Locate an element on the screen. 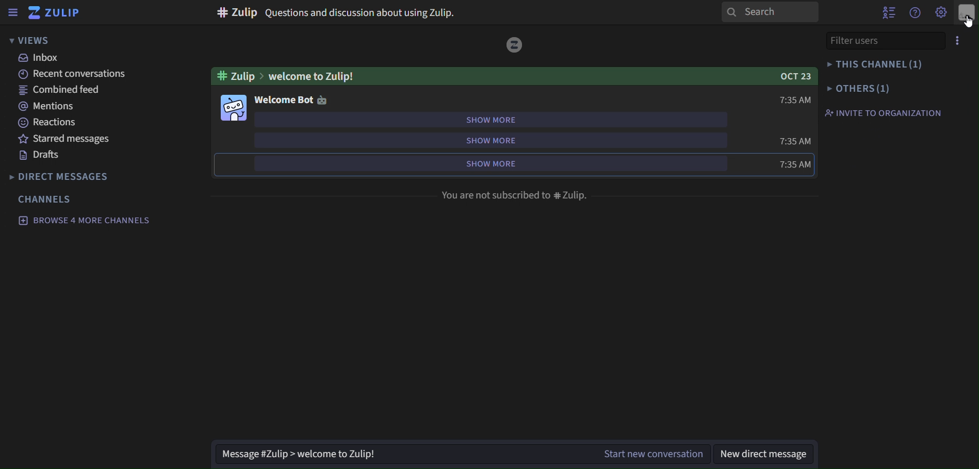 The width and height of the screenshot is (979, 469). #Zulip > is located at coordinates (238, 76).